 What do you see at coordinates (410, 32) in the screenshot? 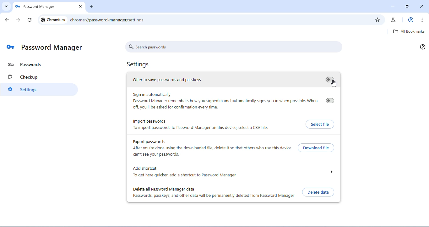
I see `all bookmarks` at bounding box center [410, 32].